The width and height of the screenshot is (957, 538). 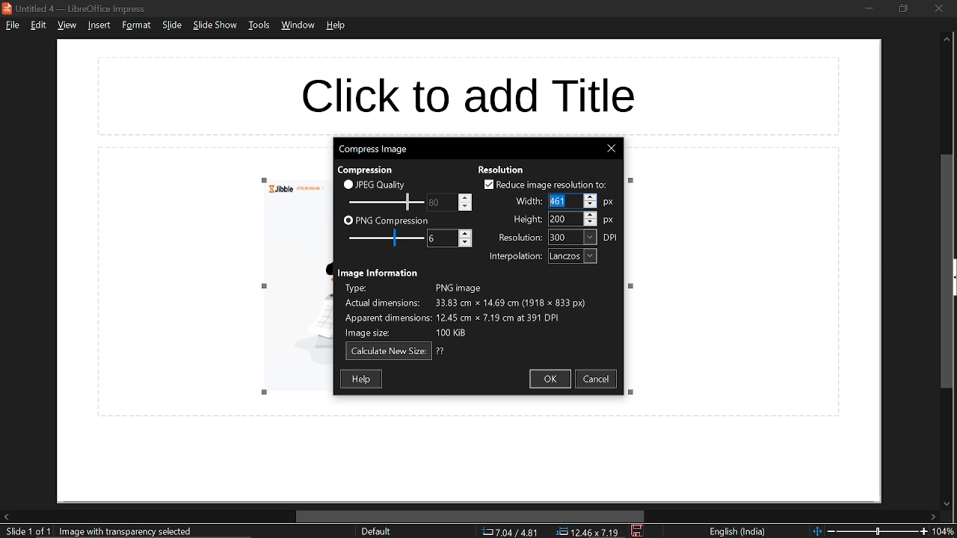 What do you see at coordinates (297, 27) in the screenshot?
I see `window` at bounding box center [297, 27].